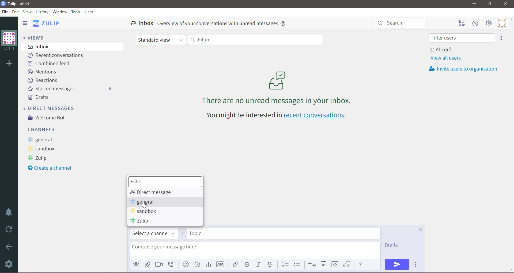  Describe the element at coordinates (148, 264) in the screenshot. I see `Upload File` at that location.